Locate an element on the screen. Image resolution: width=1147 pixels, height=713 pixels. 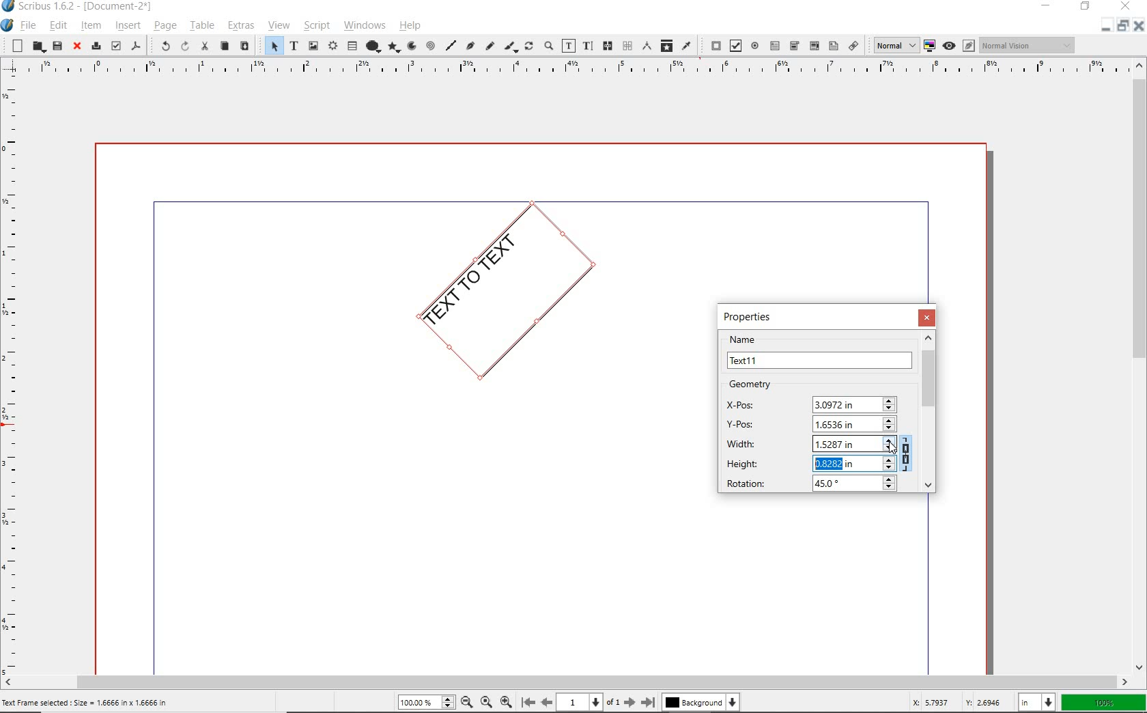
zoom to is located at coordinates (489, 702).